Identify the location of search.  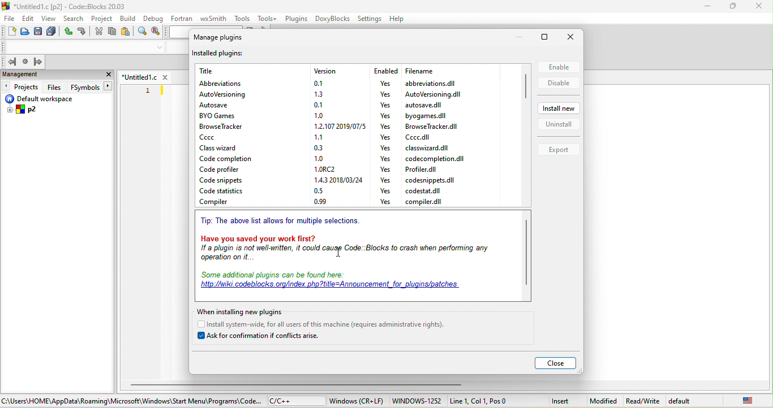
(74, 17).